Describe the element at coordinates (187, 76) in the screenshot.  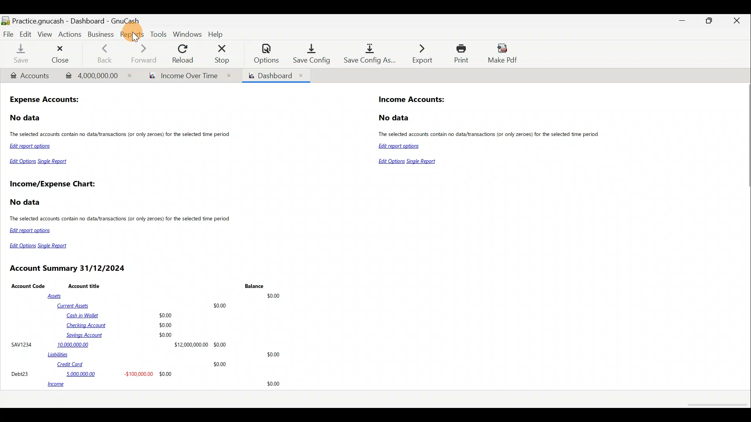
I see `Report` at that location.